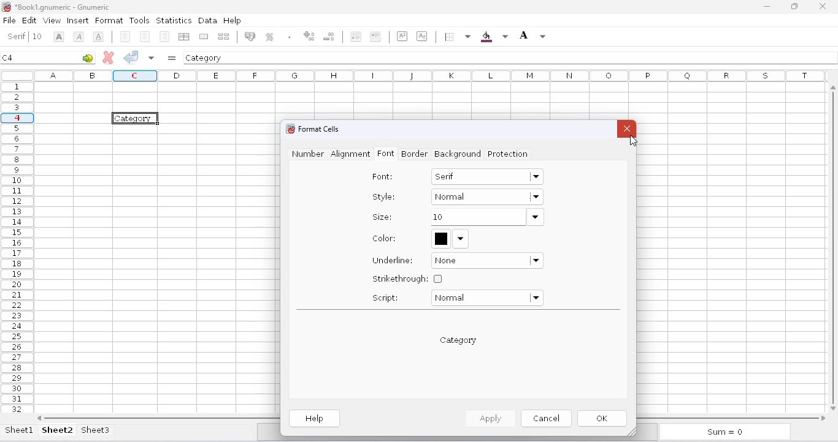  Describe the element at coordinates (172, 58) in the screenshot. I see `enter formula` at that location.